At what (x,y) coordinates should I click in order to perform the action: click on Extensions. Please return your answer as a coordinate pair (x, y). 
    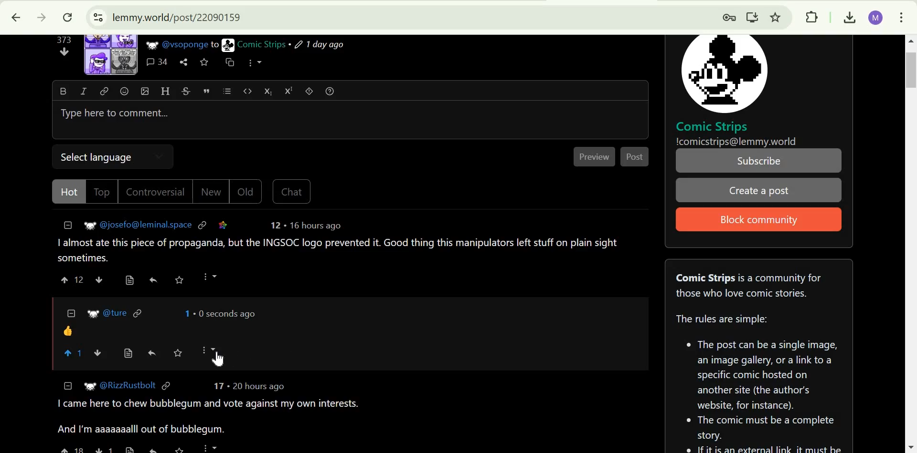
    Looking at the image, I should click on (811, 17).